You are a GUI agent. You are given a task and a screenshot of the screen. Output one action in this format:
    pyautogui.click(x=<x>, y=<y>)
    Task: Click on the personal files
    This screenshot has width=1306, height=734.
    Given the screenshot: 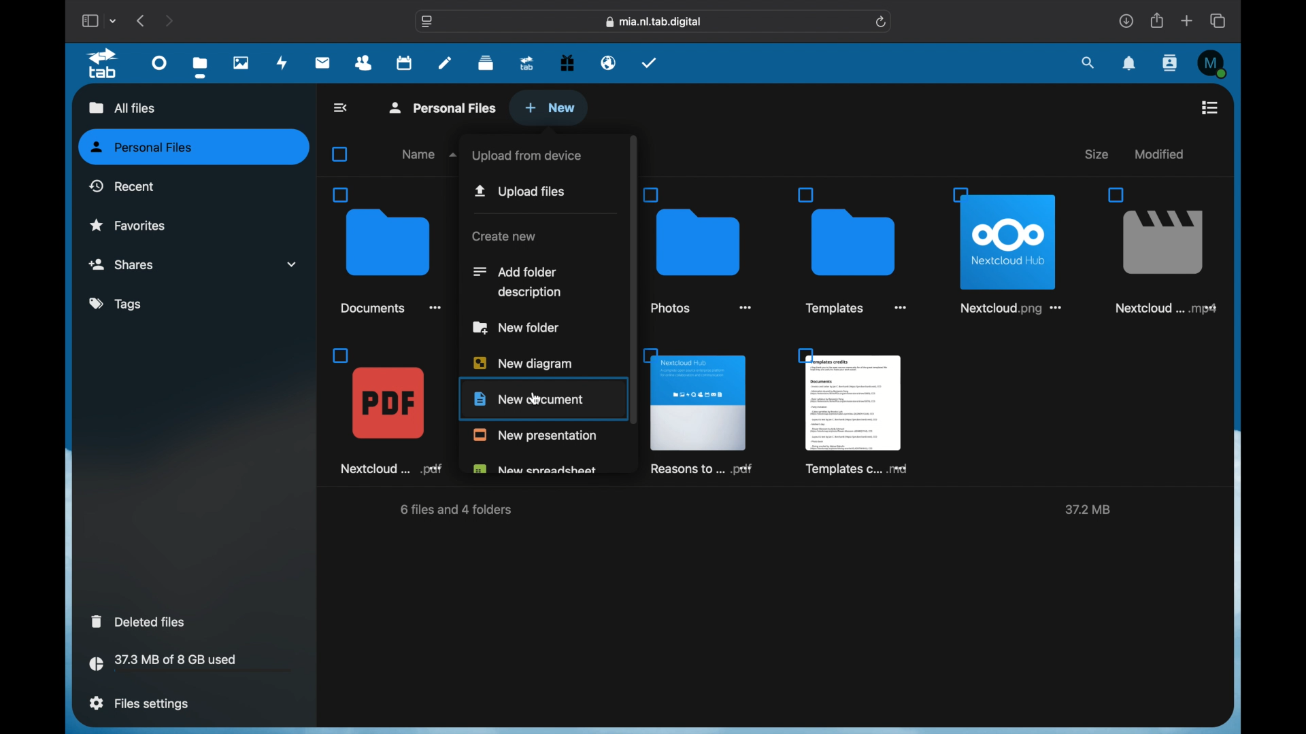 What is the action you would take?
    pyautogui.click(x=195, y=147)
    